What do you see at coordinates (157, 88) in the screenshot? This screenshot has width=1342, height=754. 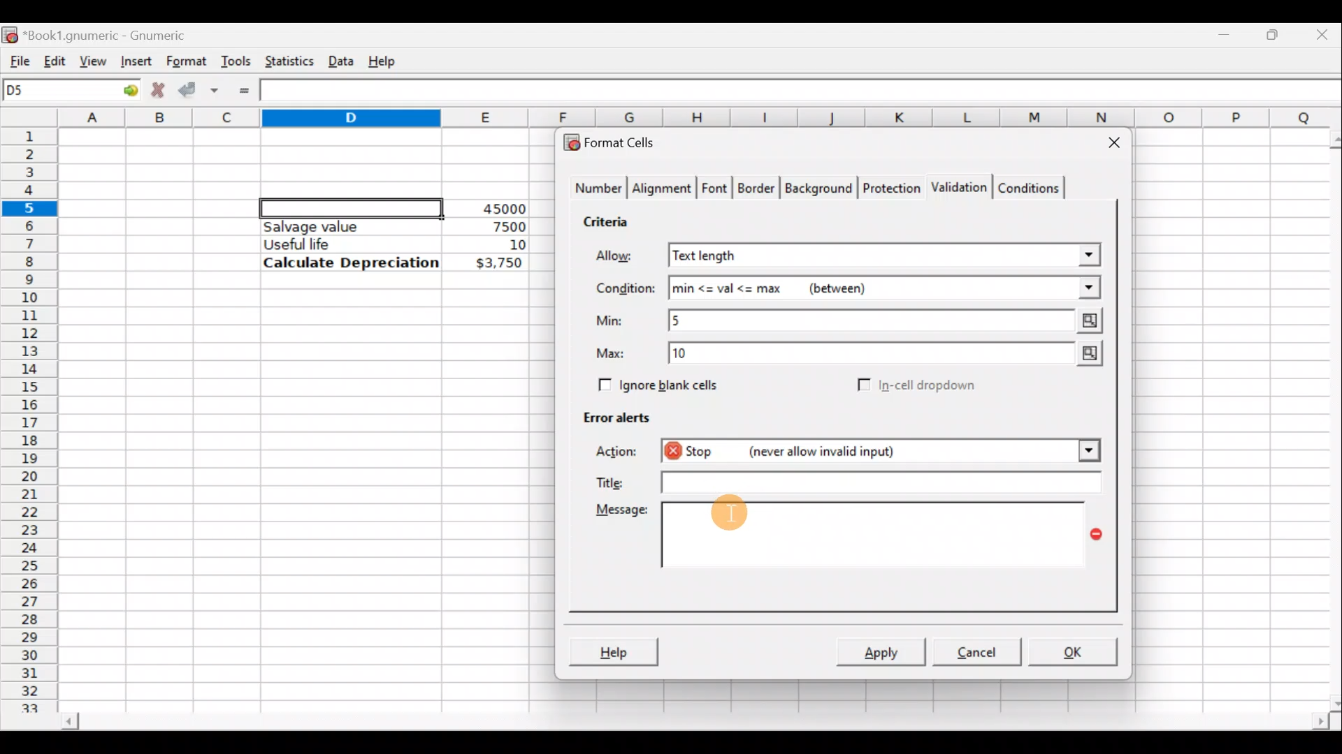 I see `Cancel change` at bounding box center [157, 88].